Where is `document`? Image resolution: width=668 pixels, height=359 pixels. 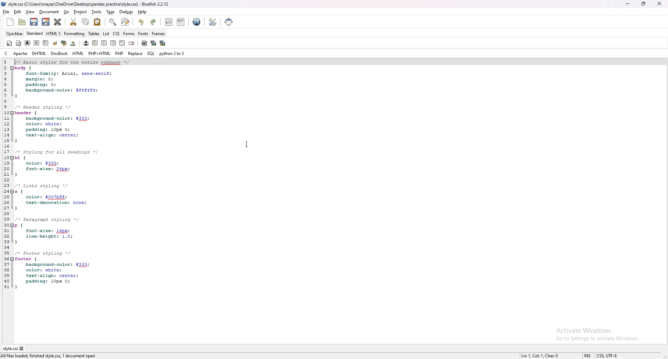
document is located at coordinates (49, 12).